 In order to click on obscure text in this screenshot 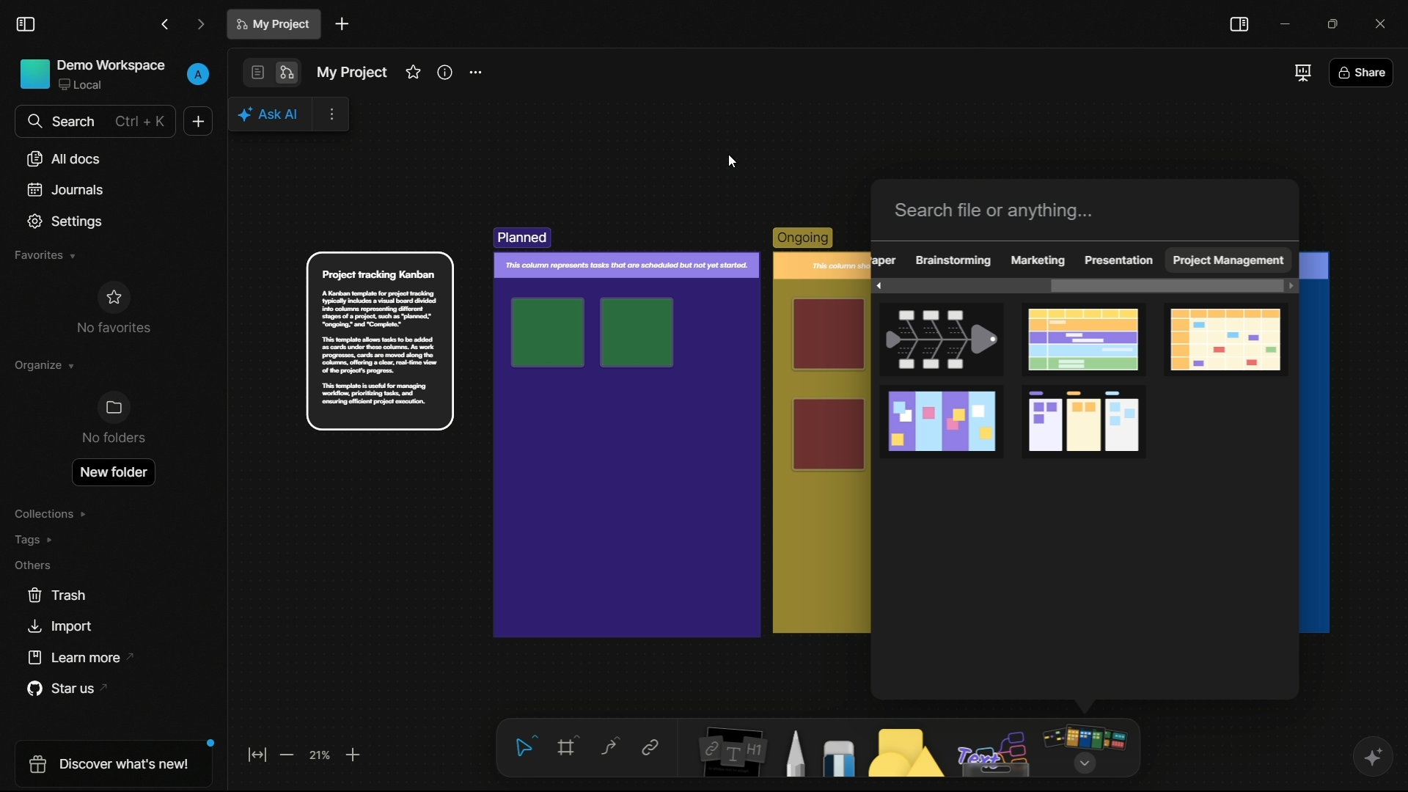, I will do `click(884, 260)`.